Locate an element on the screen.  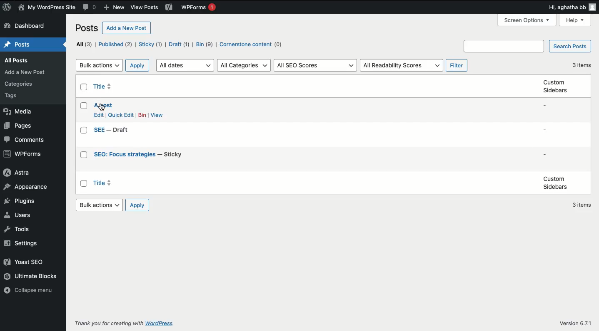
Custom sidebars is located at coordinates (552, 182).